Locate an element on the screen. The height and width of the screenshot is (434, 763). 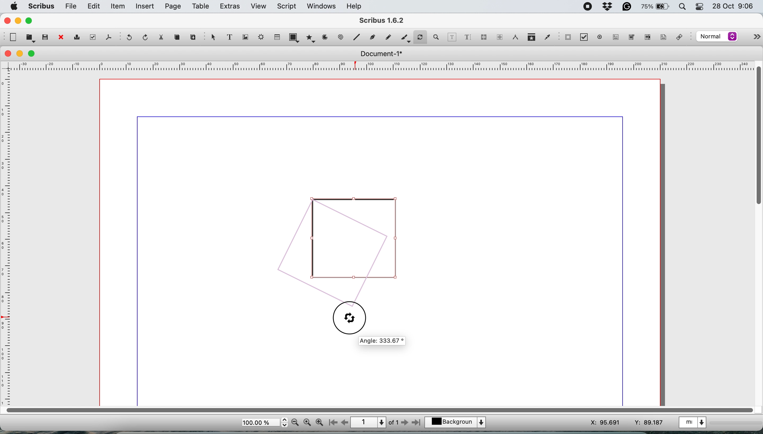
copy is located at coordinates (179, 38).